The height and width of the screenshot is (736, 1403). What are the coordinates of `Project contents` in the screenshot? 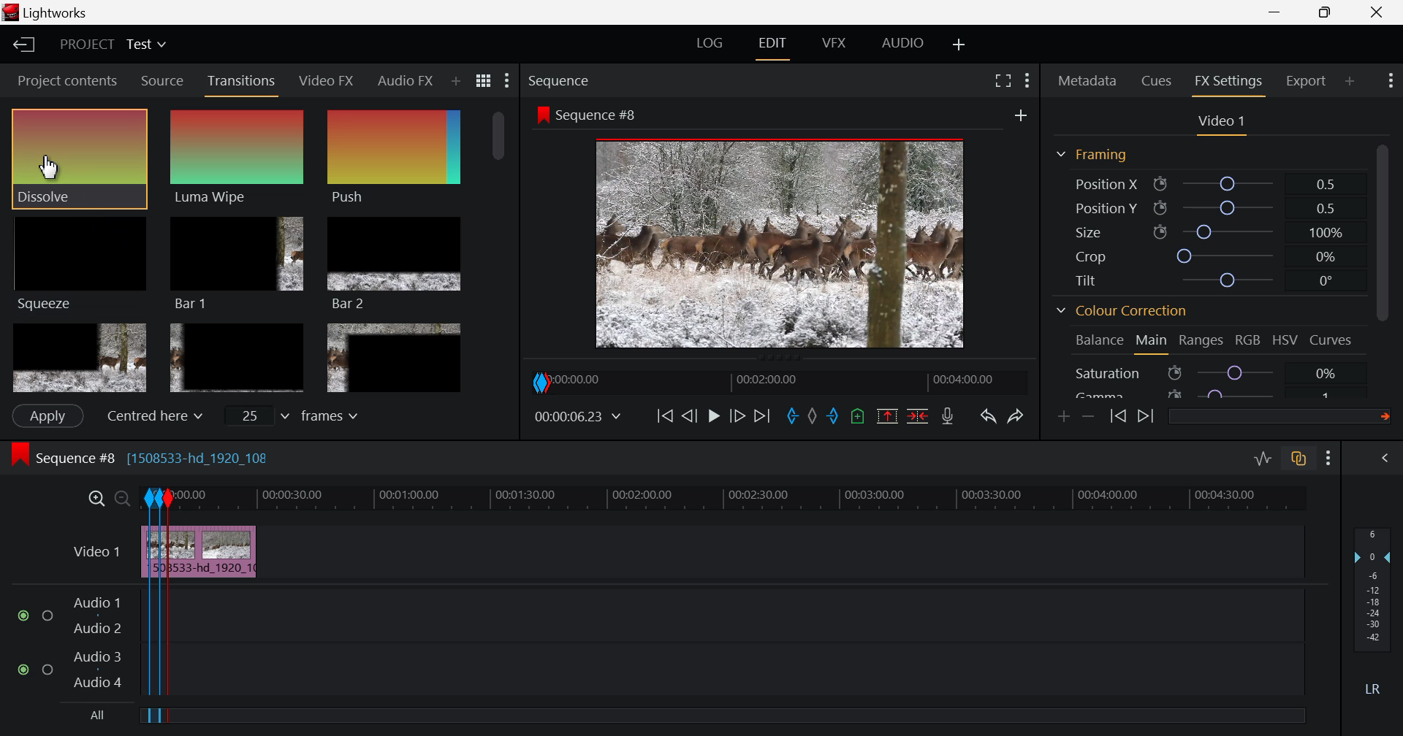 It's located at (62, 81).